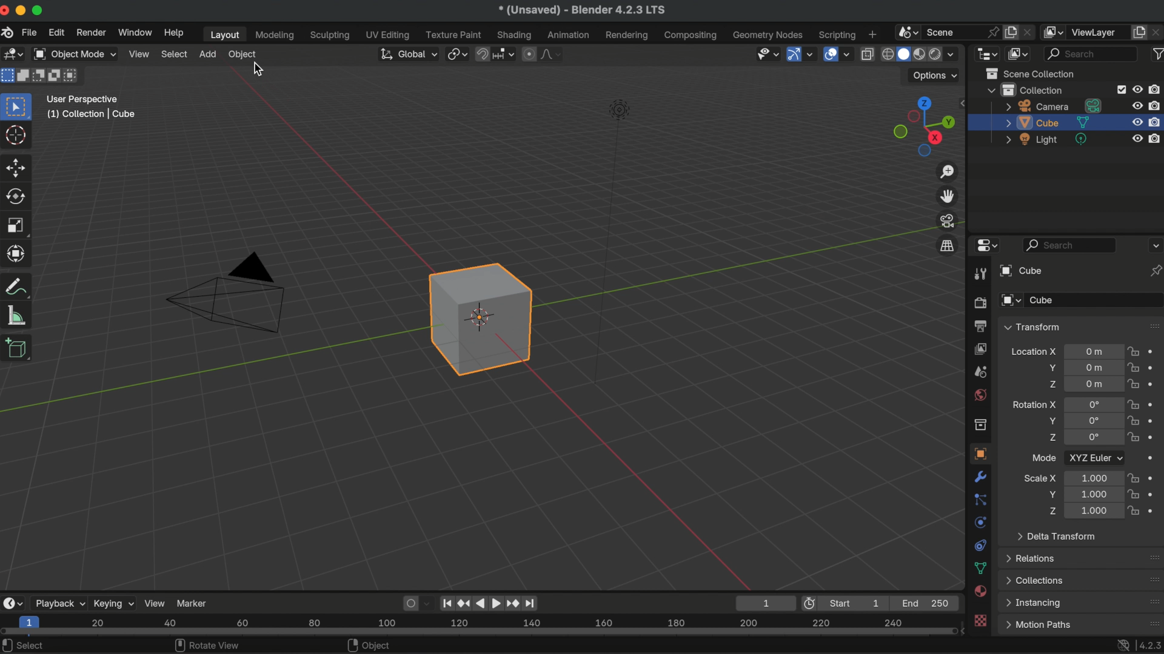  What do you see at coordinates (74, 54) in the screenshot?
I see `object mode drop down` at bounding box center [74, 54].